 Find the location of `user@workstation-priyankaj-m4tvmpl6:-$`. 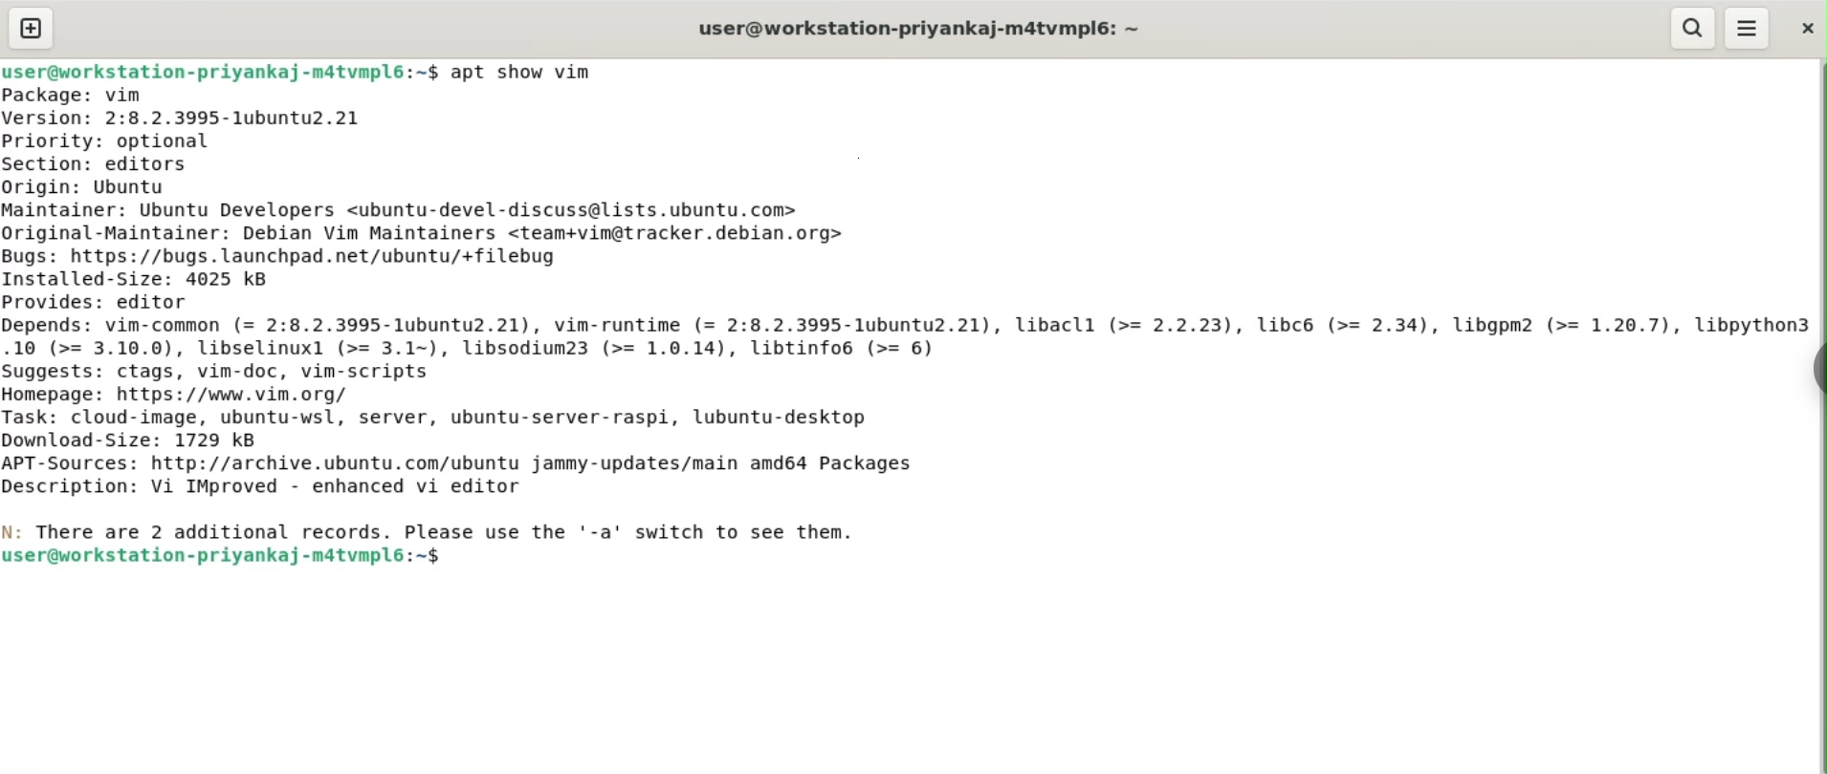

user@workstation-priyankaj-m4tvmpl6:-$ is located at coordinates (232, 560).